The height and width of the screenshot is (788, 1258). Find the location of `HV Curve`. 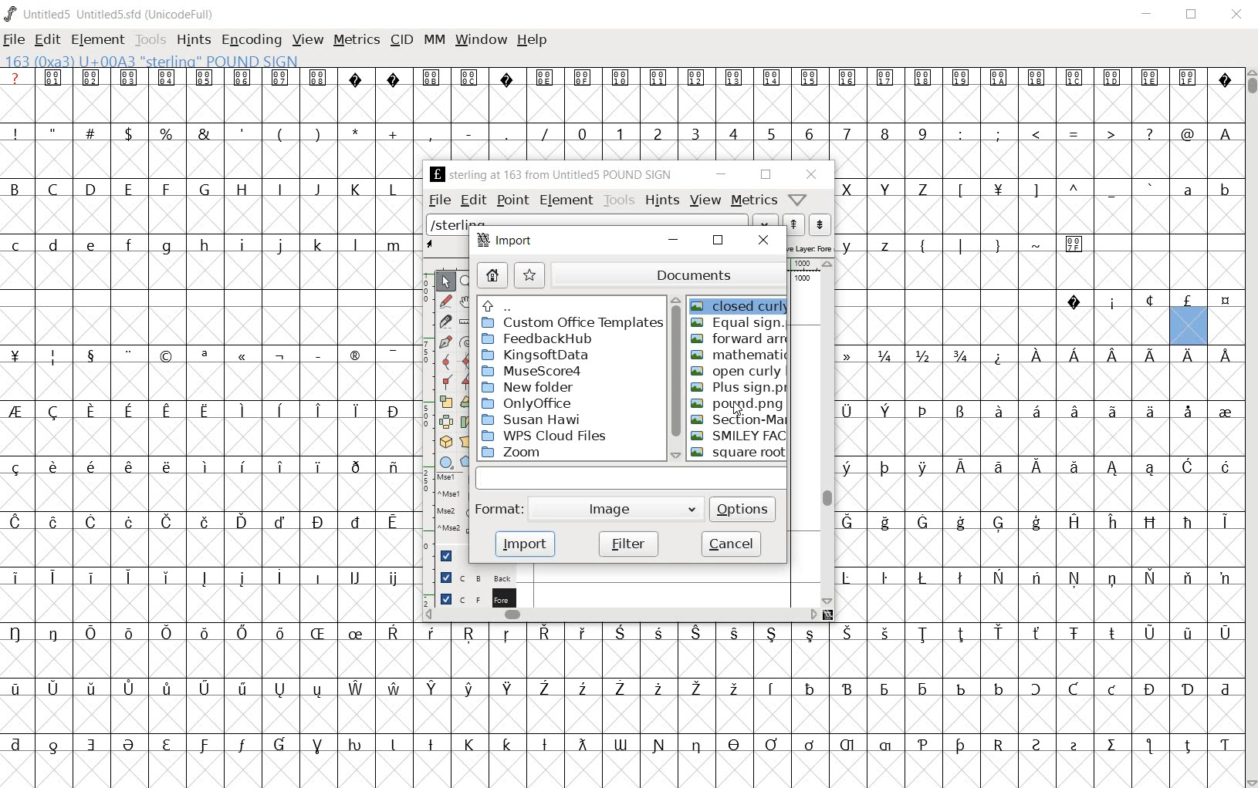

HV Curve is located at coordinates (469, 361).